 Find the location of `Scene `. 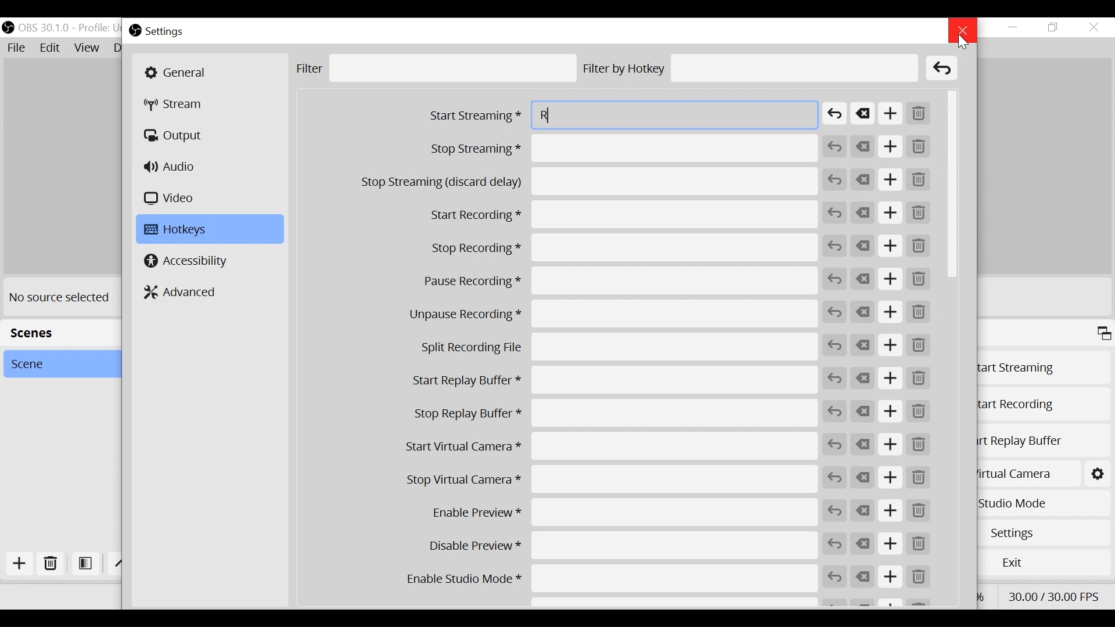

Scene  is located at coordinates (56, 363).